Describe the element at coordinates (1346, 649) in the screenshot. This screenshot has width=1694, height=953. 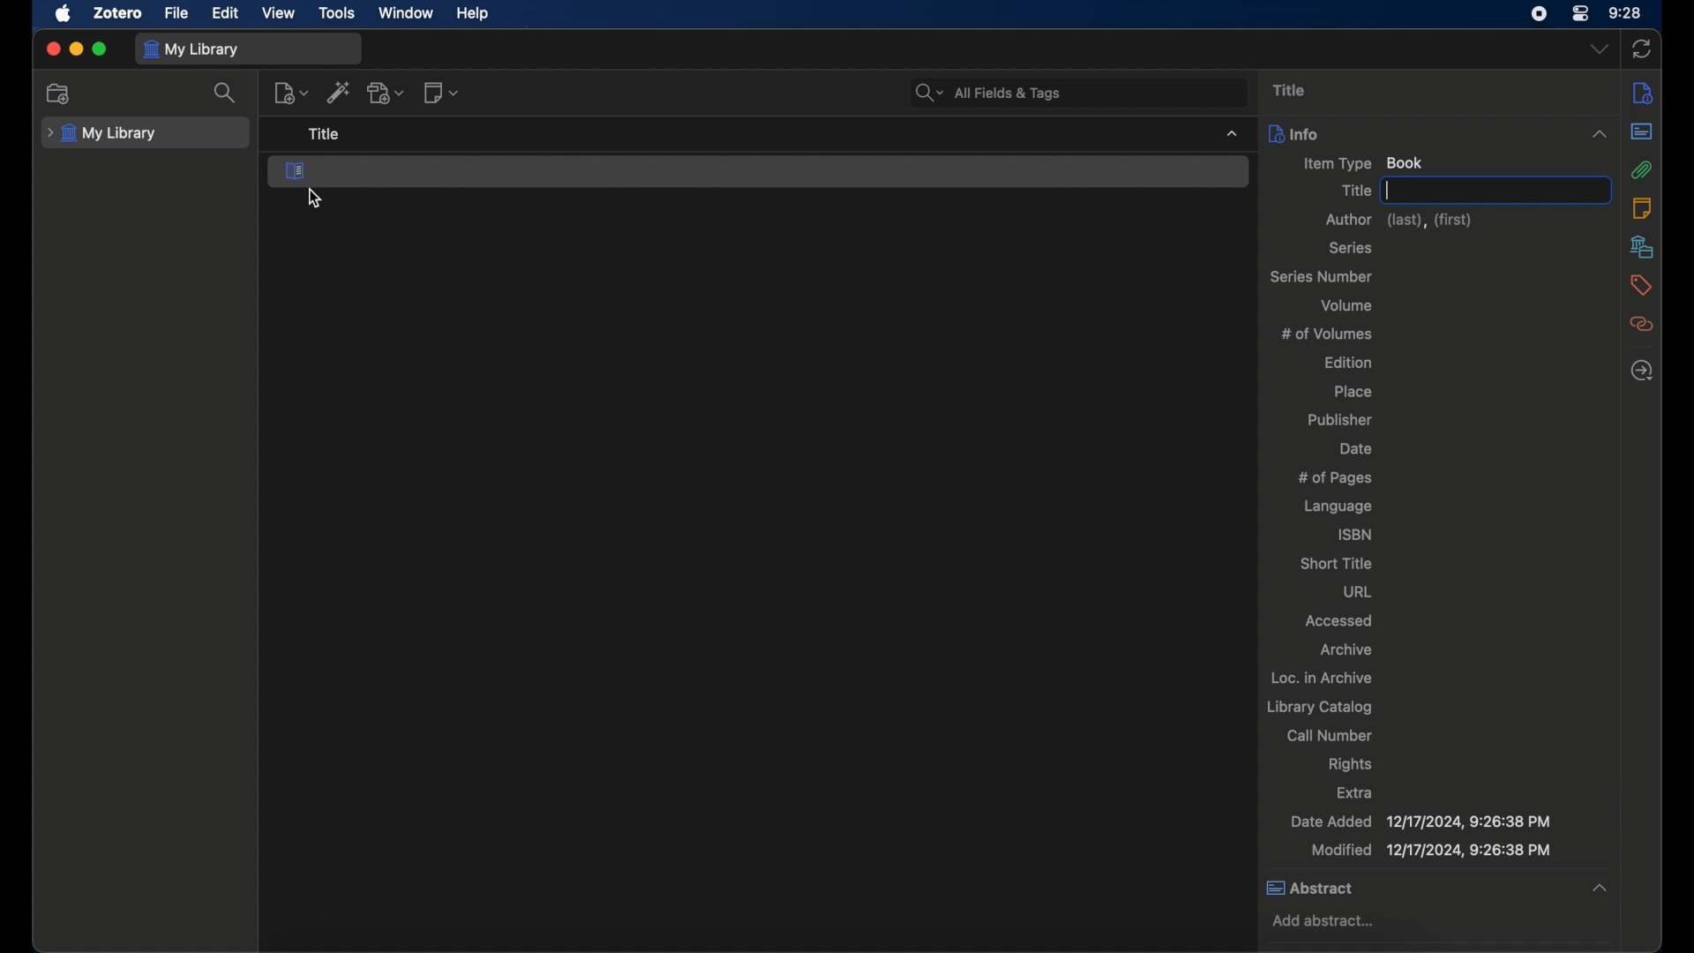
I see `archive` at that location.